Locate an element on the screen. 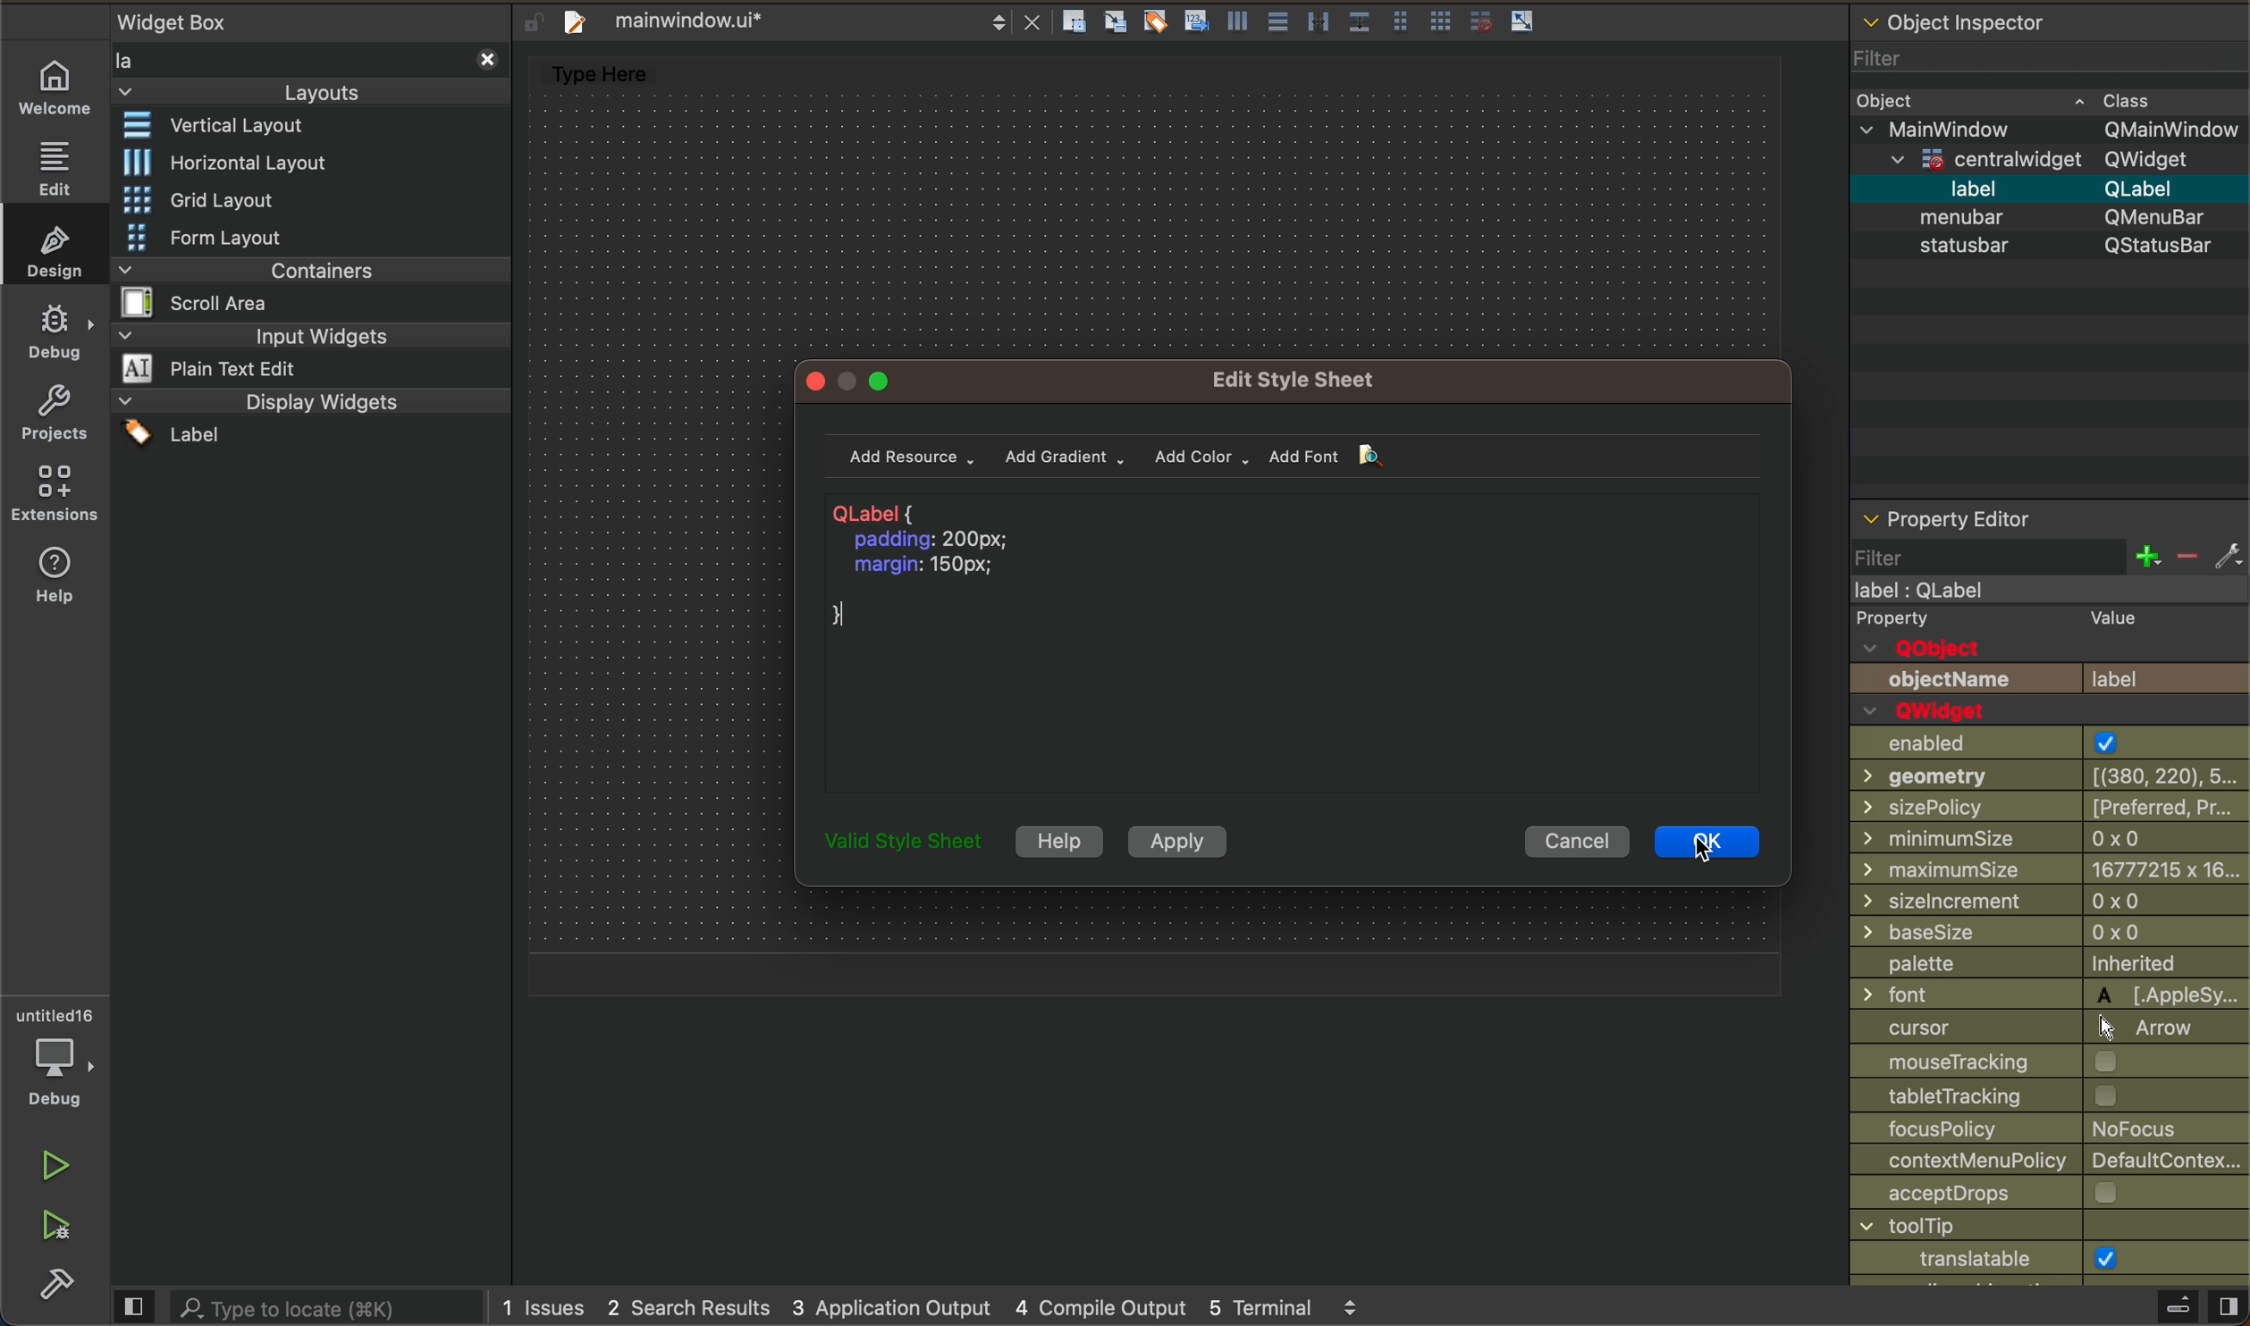 The width and height of the screenshot is (2250, 1326). window title is located at coordinates (2031, 1228).